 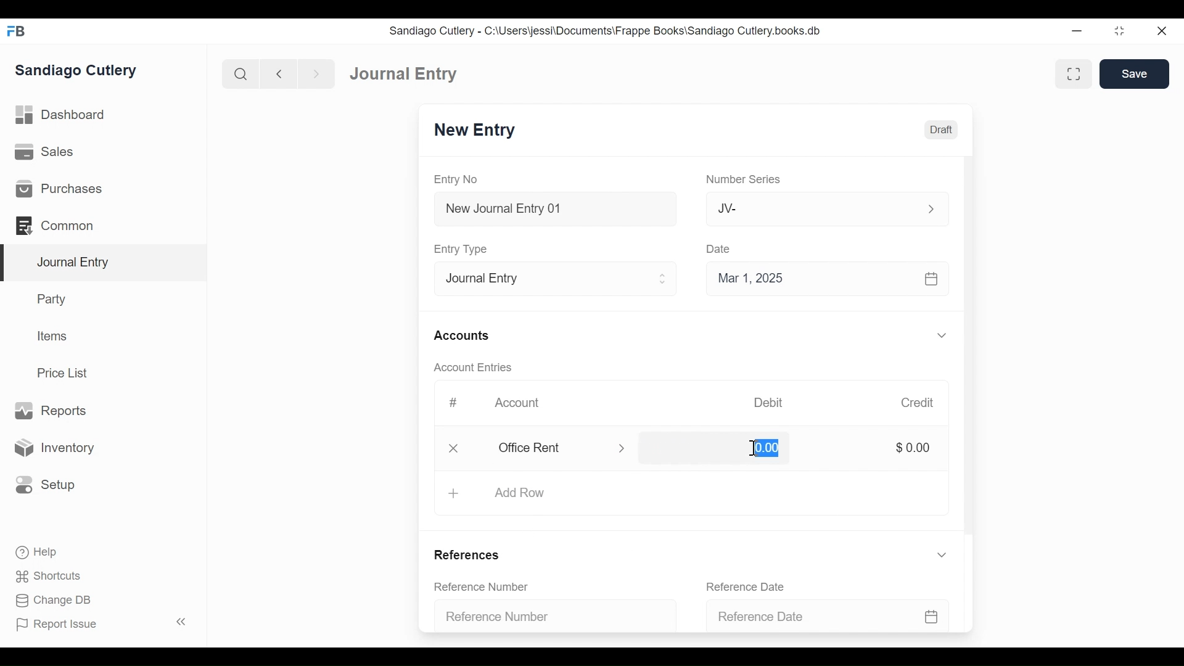 What do you see at coordinates (1166, 30) in the screenshot?
I see `close` at bounding box center [1166, 30].